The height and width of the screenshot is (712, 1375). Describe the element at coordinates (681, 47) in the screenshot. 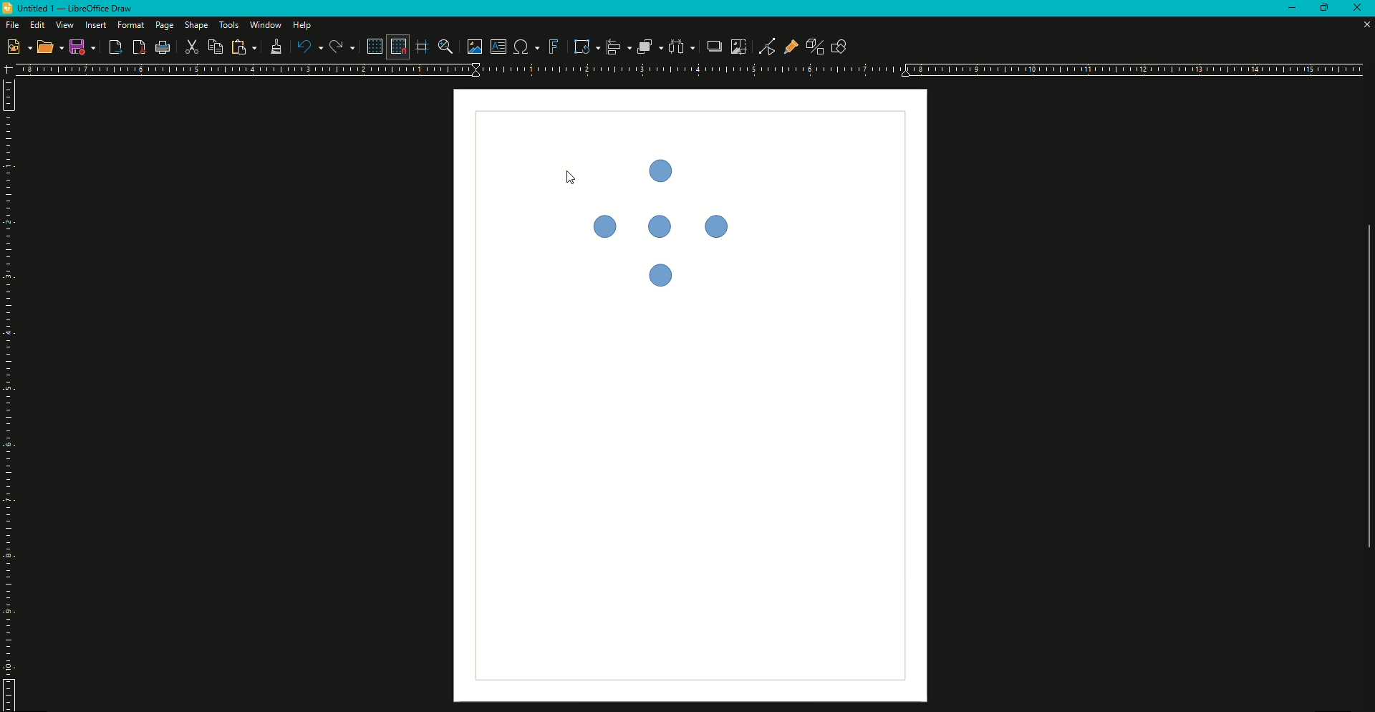

I see `Select three` at that location.